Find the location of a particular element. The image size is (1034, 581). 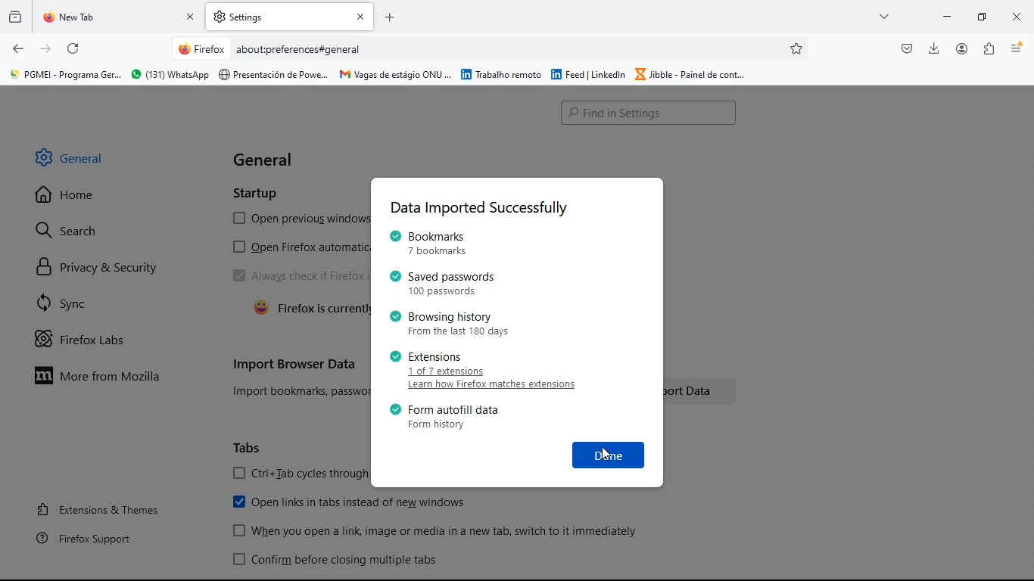

tab is located at coordinates (290, 17).